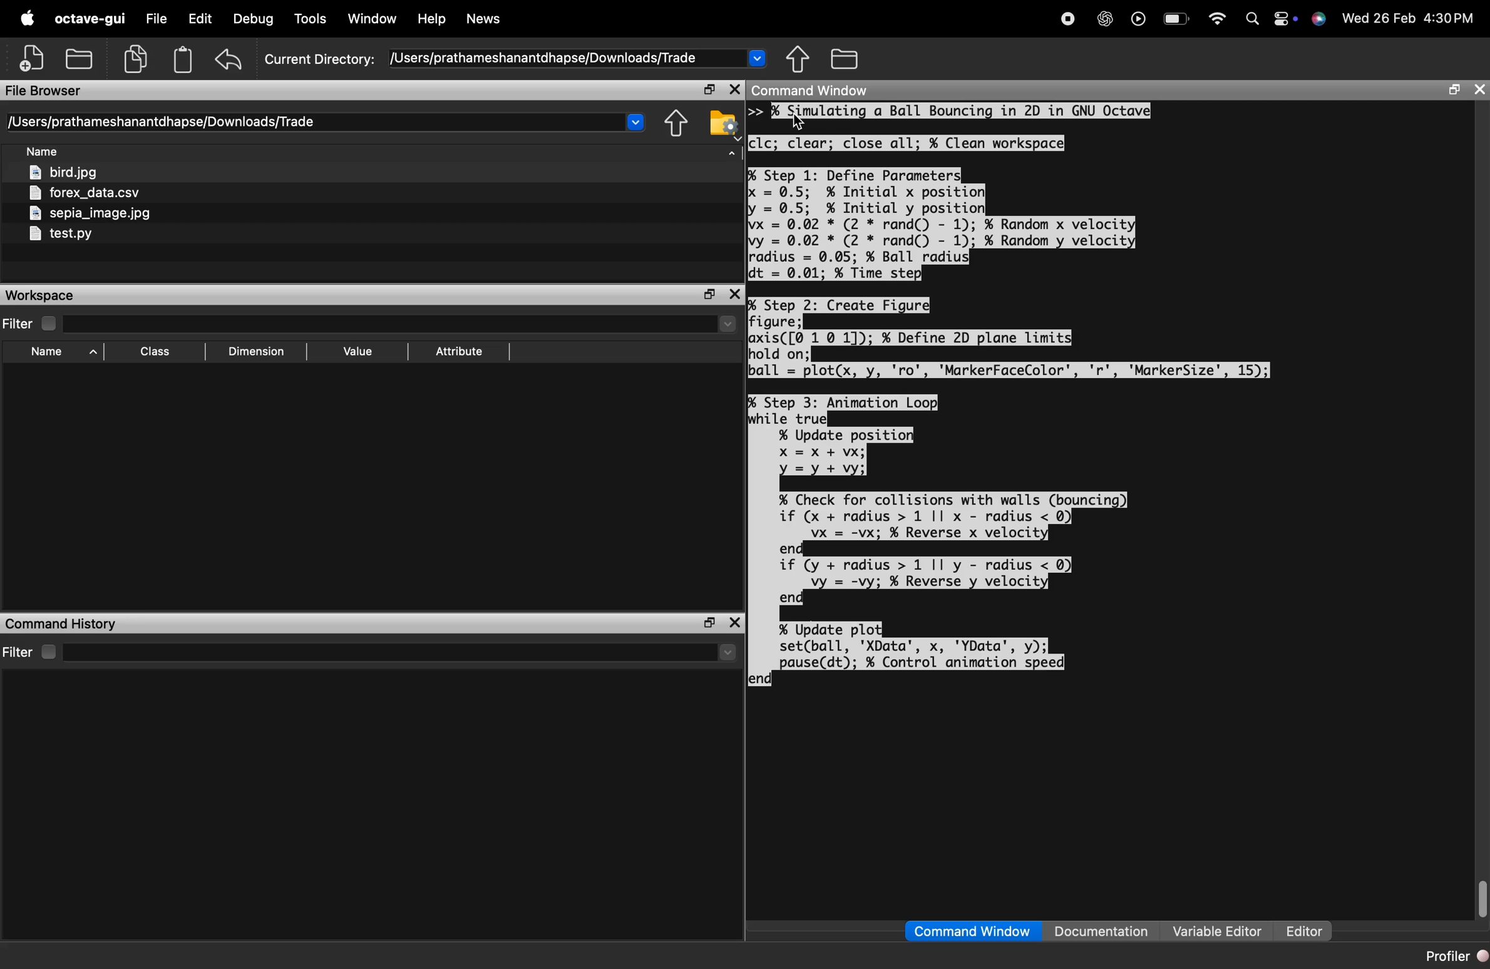 This screenshot has height=969, width=1490. What do you see at coordinates (26, 17) in the screenshot?
I see `apple` at bounding box center [26, 17].